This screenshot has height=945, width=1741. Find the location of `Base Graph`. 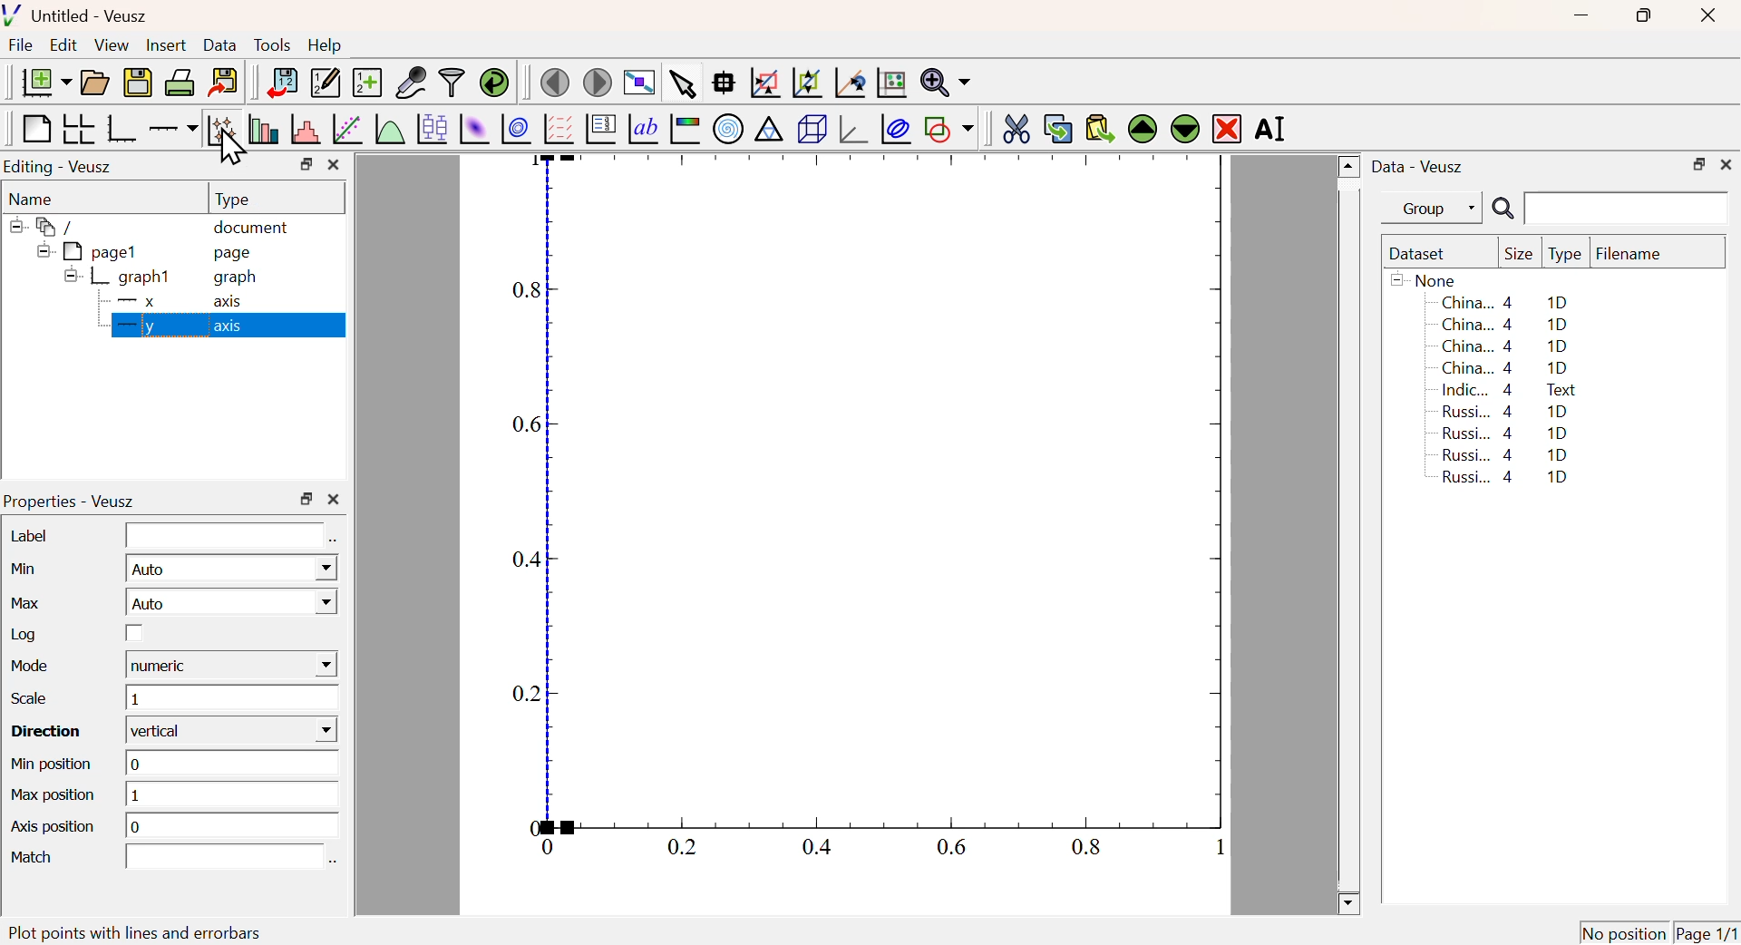

Base Graph is located at coordinates (120, 128).